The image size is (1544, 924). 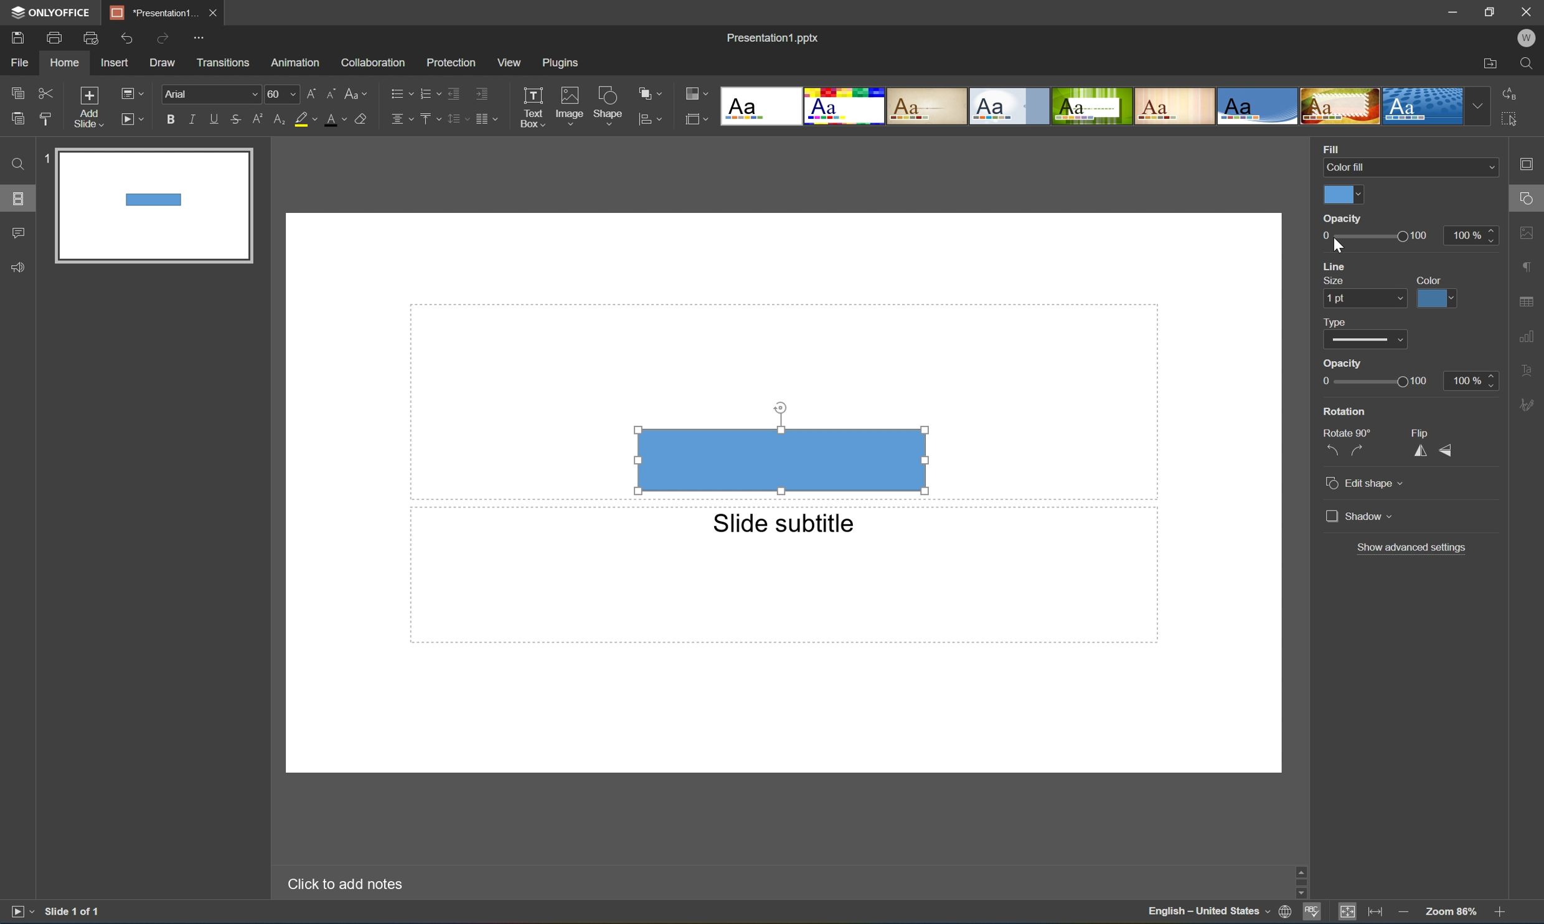 What do you see at coordinates (91, 37) in the screenshot?
I see `Quick print` at bounding box center [91, 37].